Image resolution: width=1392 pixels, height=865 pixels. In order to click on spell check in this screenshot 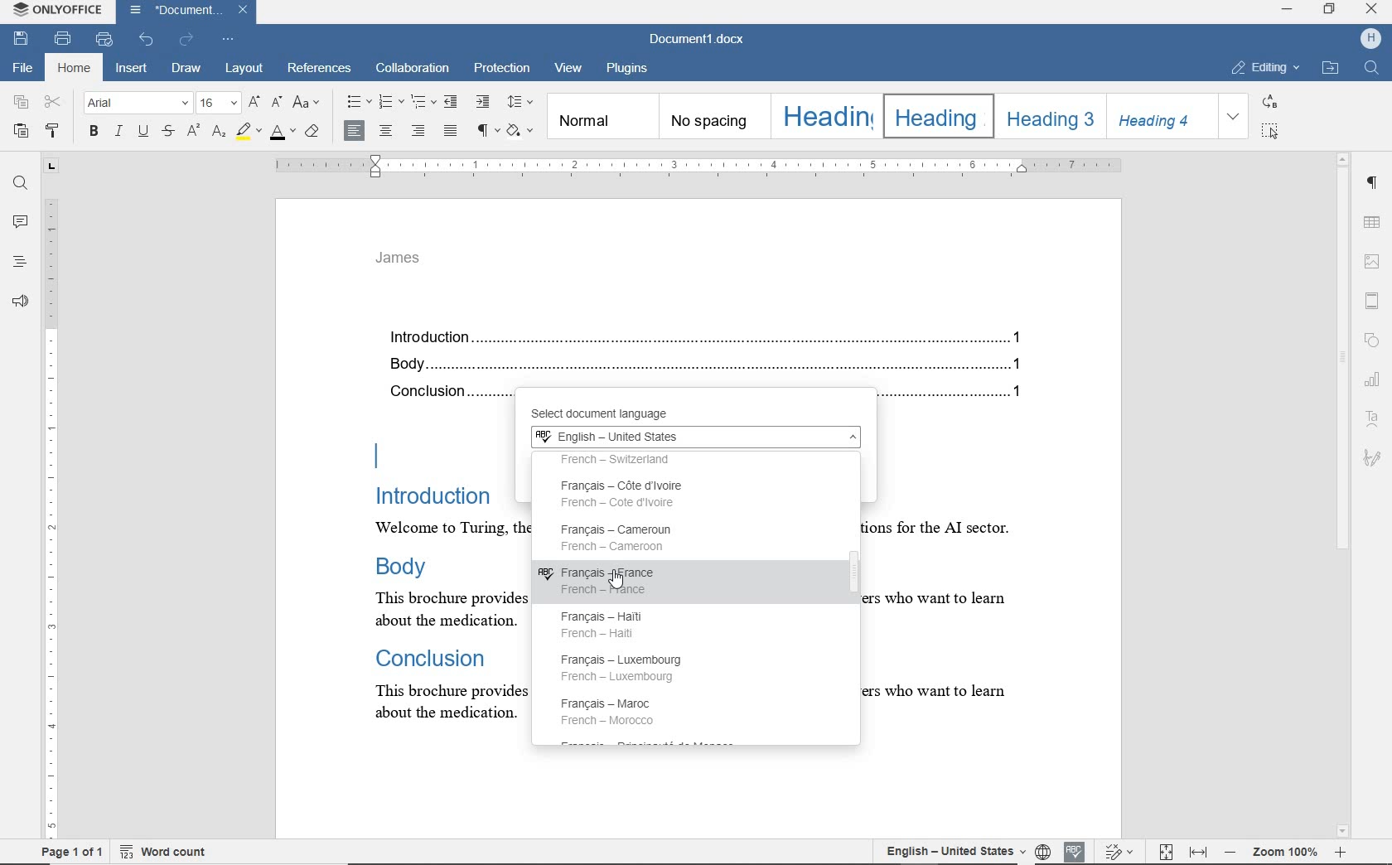, I will do `click(1071, 849)`.